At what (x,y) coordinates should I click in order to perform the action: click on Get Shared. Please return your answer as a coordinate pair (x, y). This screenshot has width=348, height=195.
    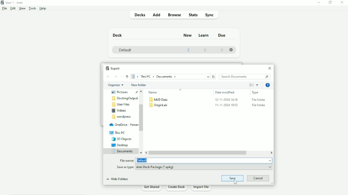
    Looking at the image, I should click on (151, 188).